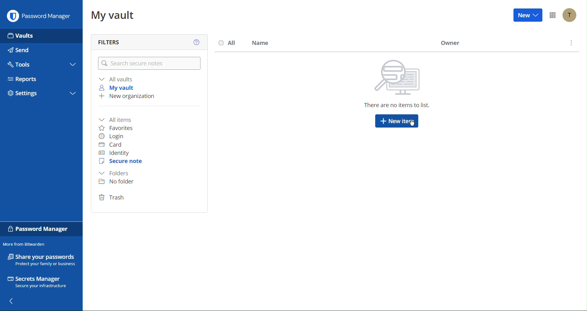  Describe the element at coordinates (25, 79) in the screenshot. I see `Reports` at that location.